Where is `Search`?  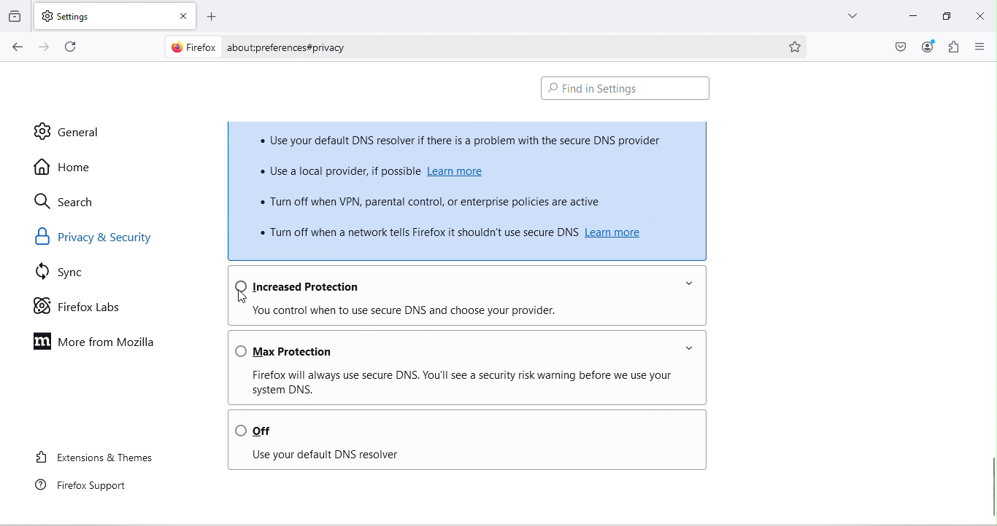
Search is located at coordinates (69, 203).